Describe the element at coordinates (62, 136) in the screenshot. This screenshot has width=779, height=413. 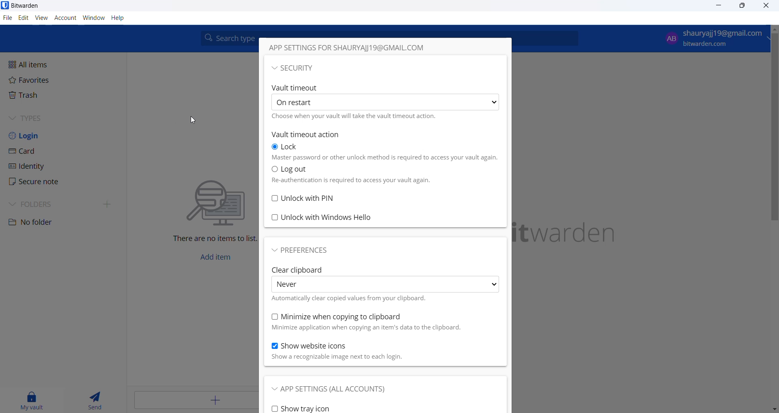
I see `login` at that location.